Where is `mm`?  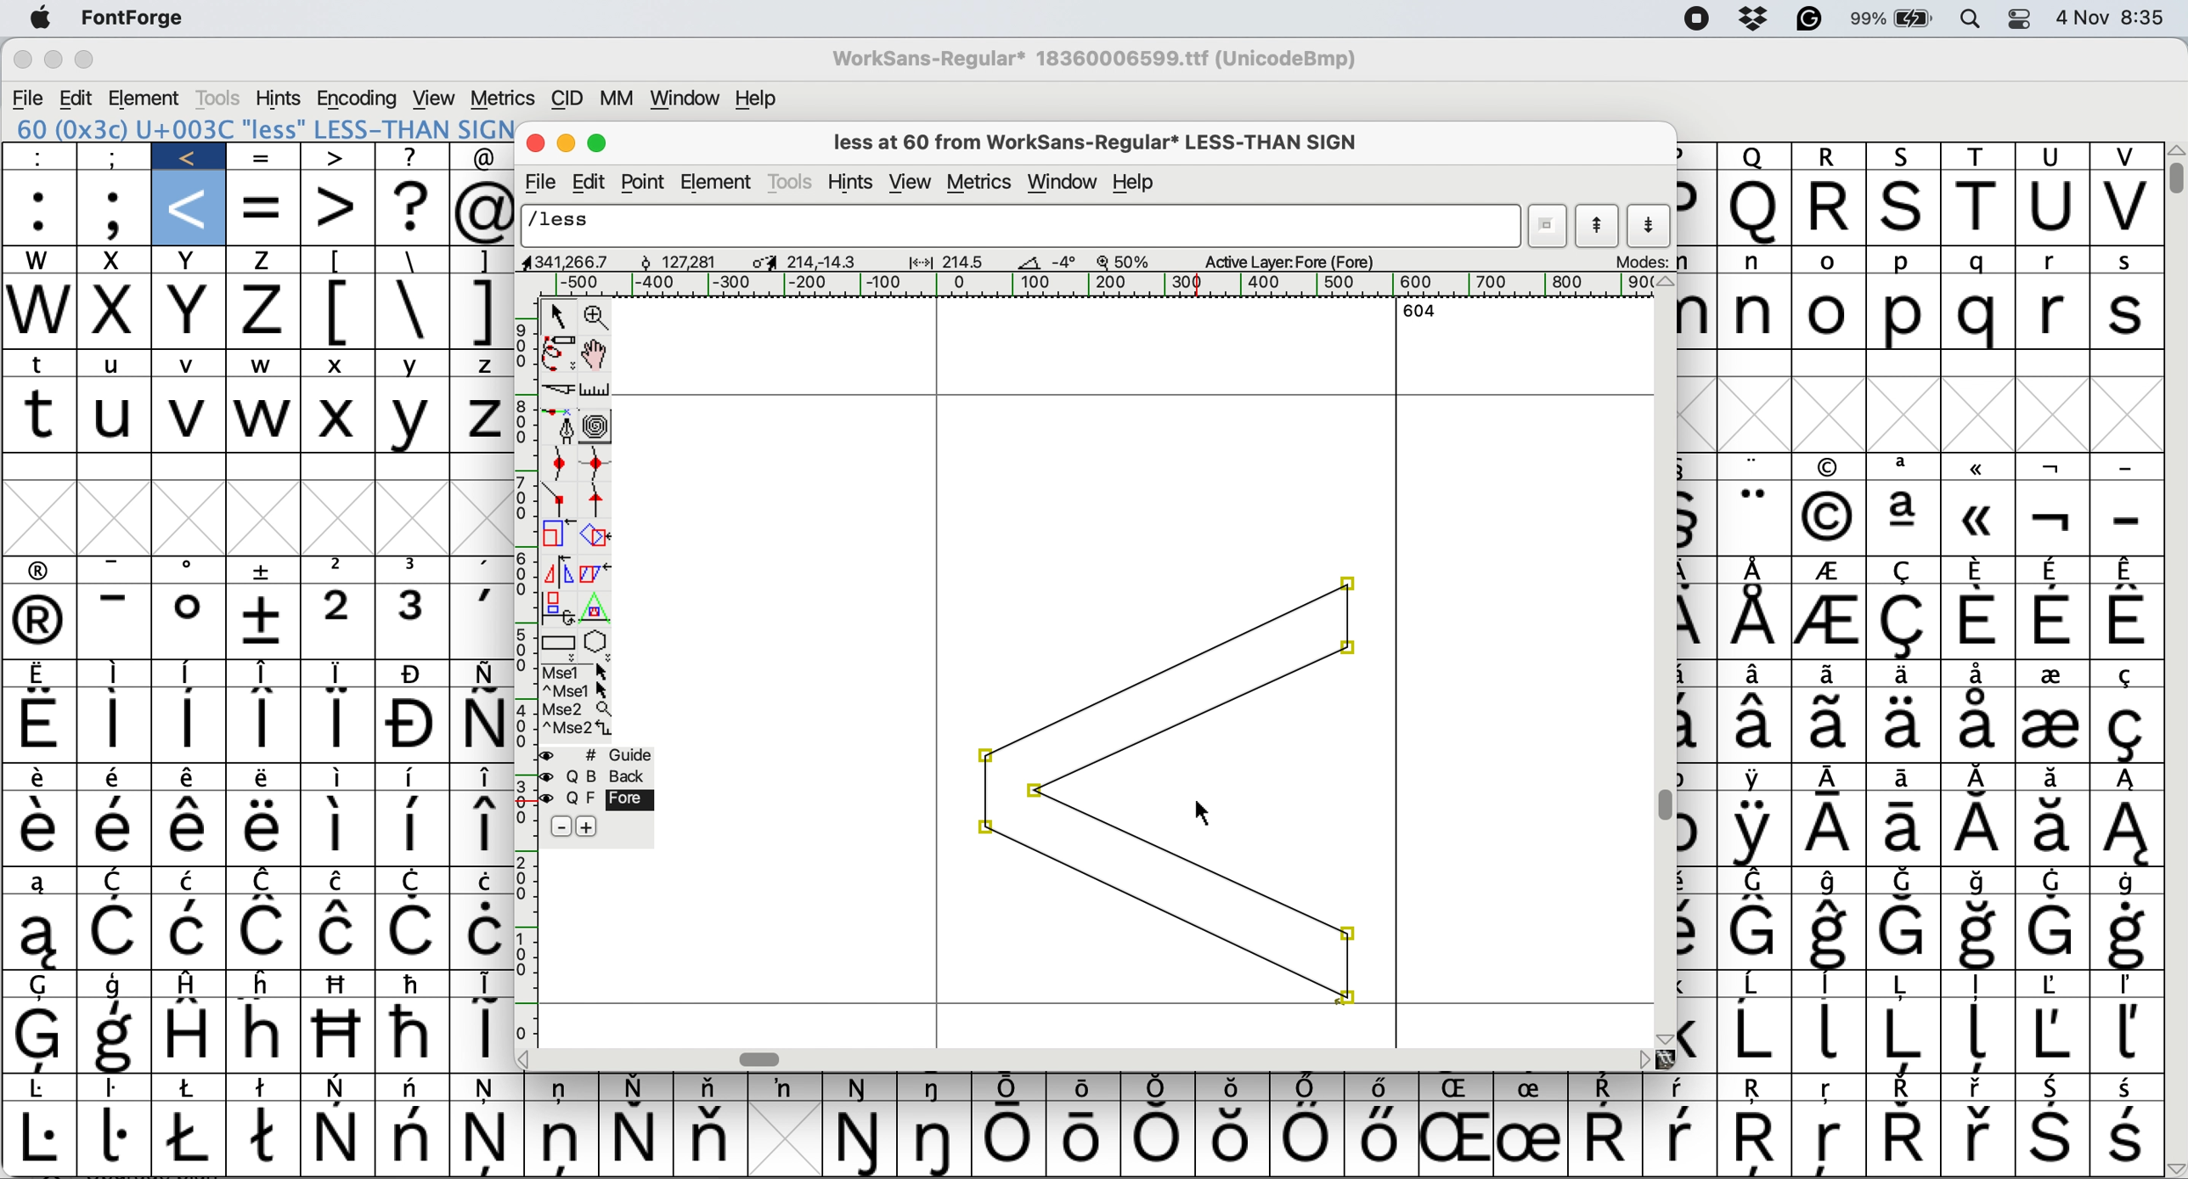
mm is located at coordinates (619, 98).